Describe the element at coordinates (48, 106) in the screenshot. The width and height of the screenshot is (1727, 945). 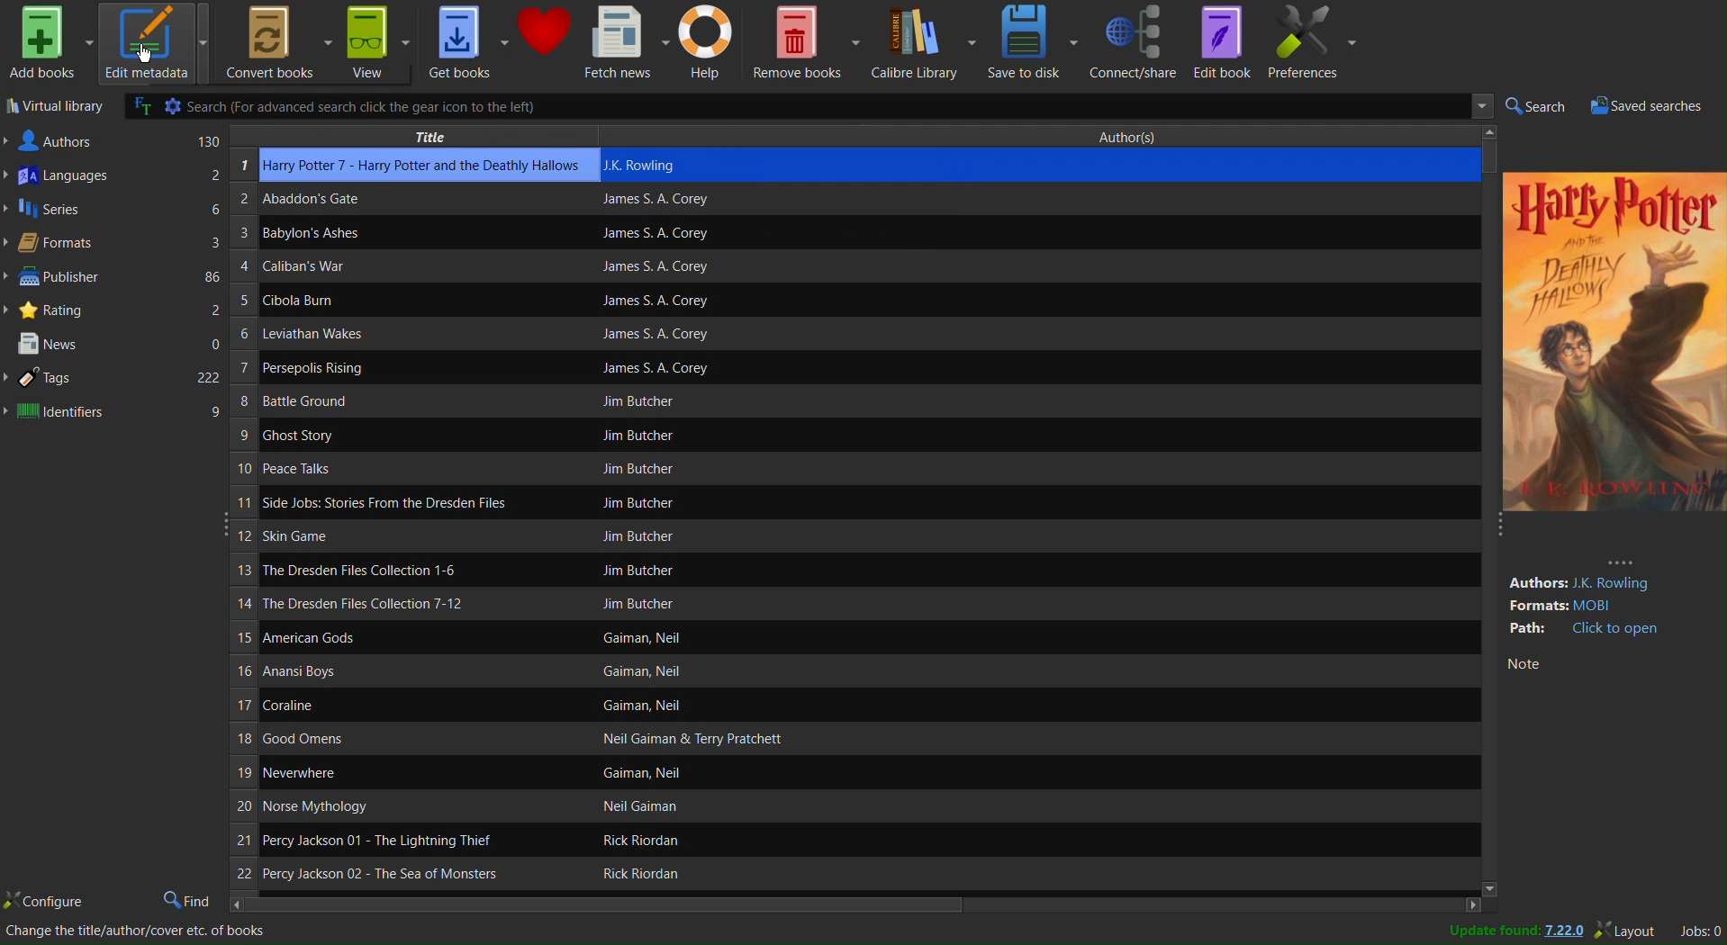
I see `Virtual library` at that location.